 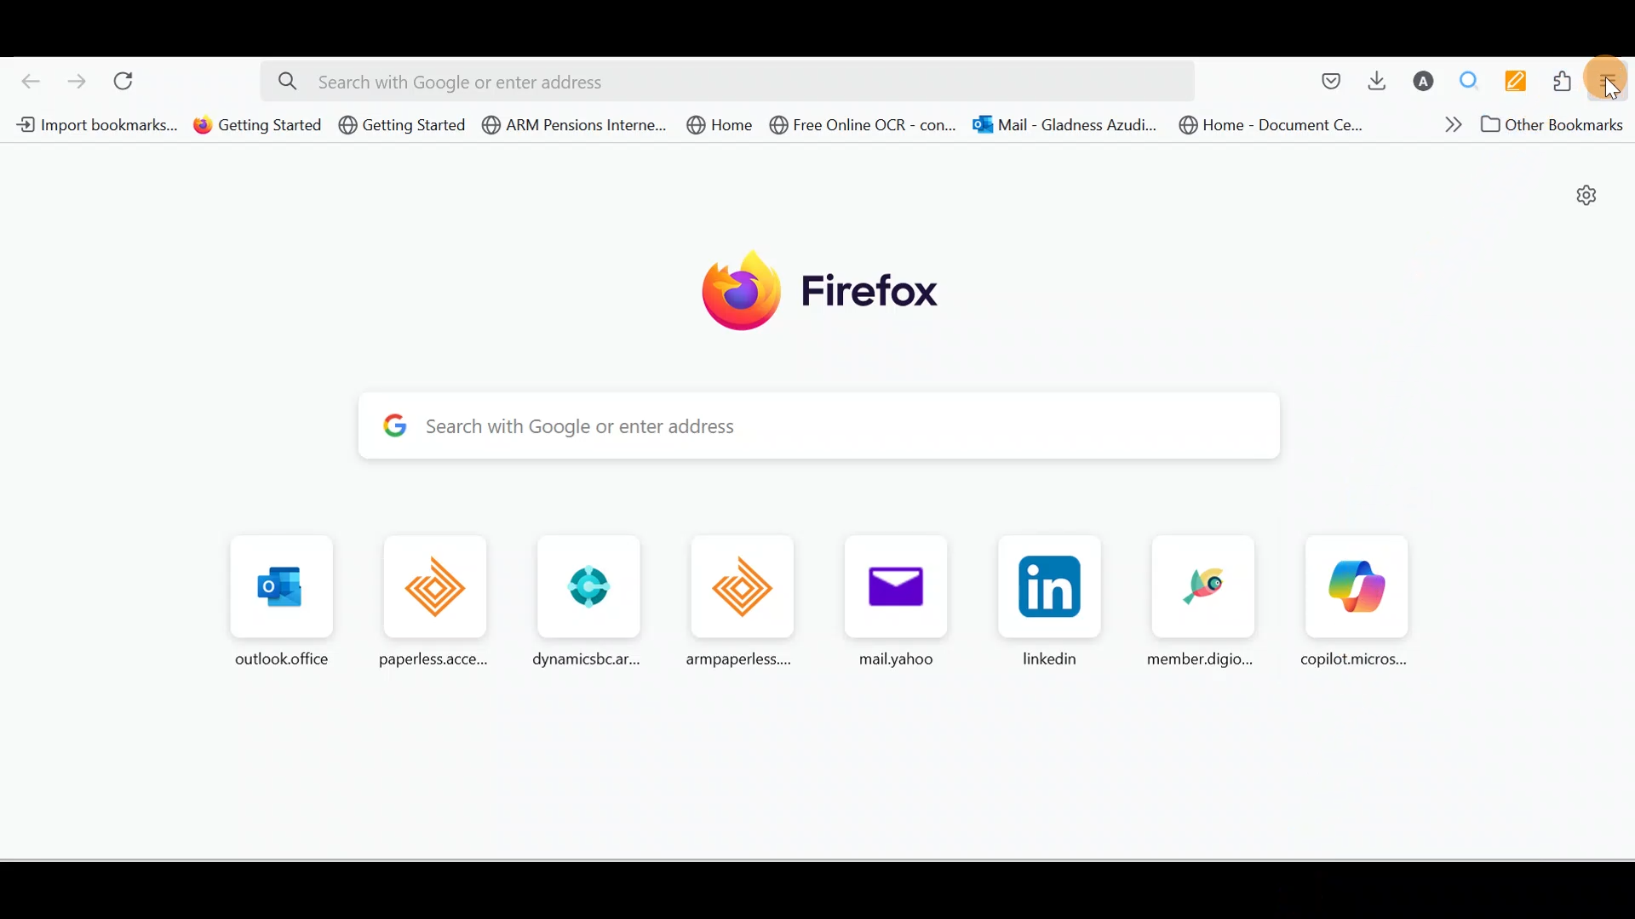 What do you see at coordinates (94, 123) in the screenshot?
I see `Import bookmarks.` at bounding box center [94, 123].